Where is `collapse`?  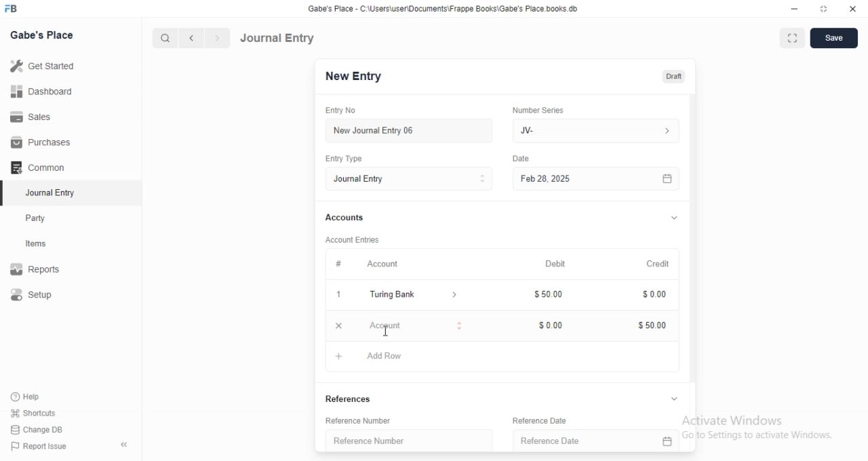 collapse is located at coordinates (673, 219).